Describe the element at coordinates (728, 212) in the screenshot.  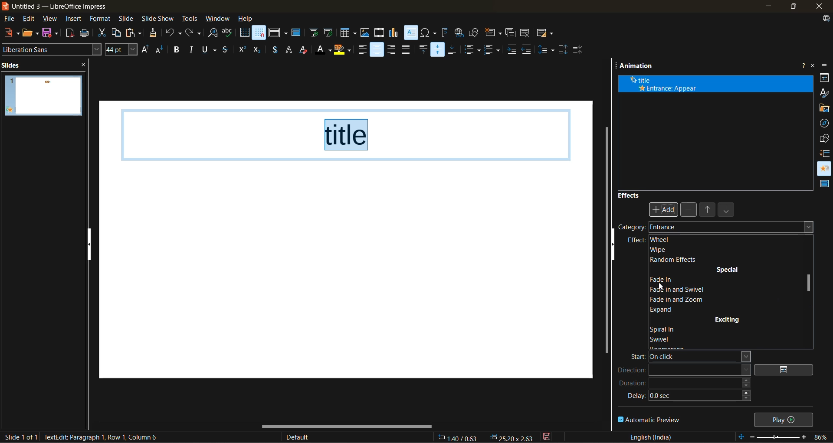
I see `move down` at that location.